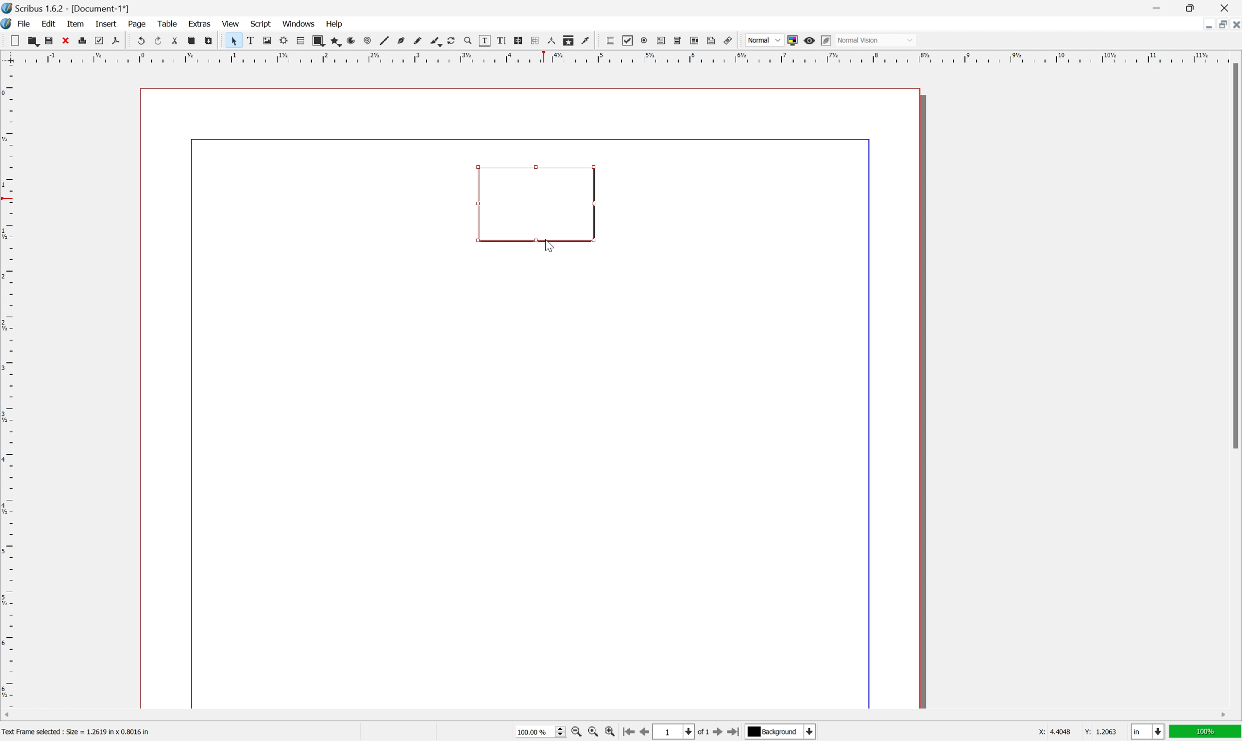 This screenshot has height=741, width=1242. Describe the element at coordinates (231, 23) in the screenshot. I see `view` at that location.